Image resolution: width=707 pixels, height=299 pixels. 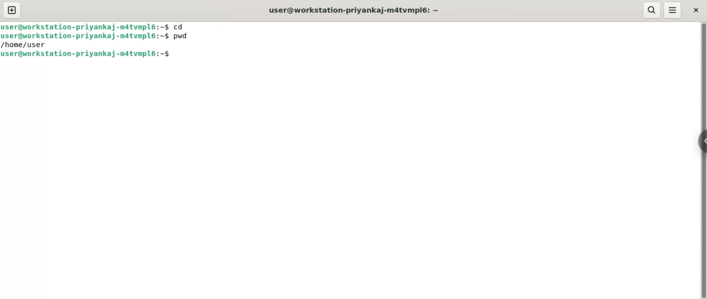 I want to click on user@workstation-priyankaj-m4atvmpl6:~$, so click(x=85, y=36).